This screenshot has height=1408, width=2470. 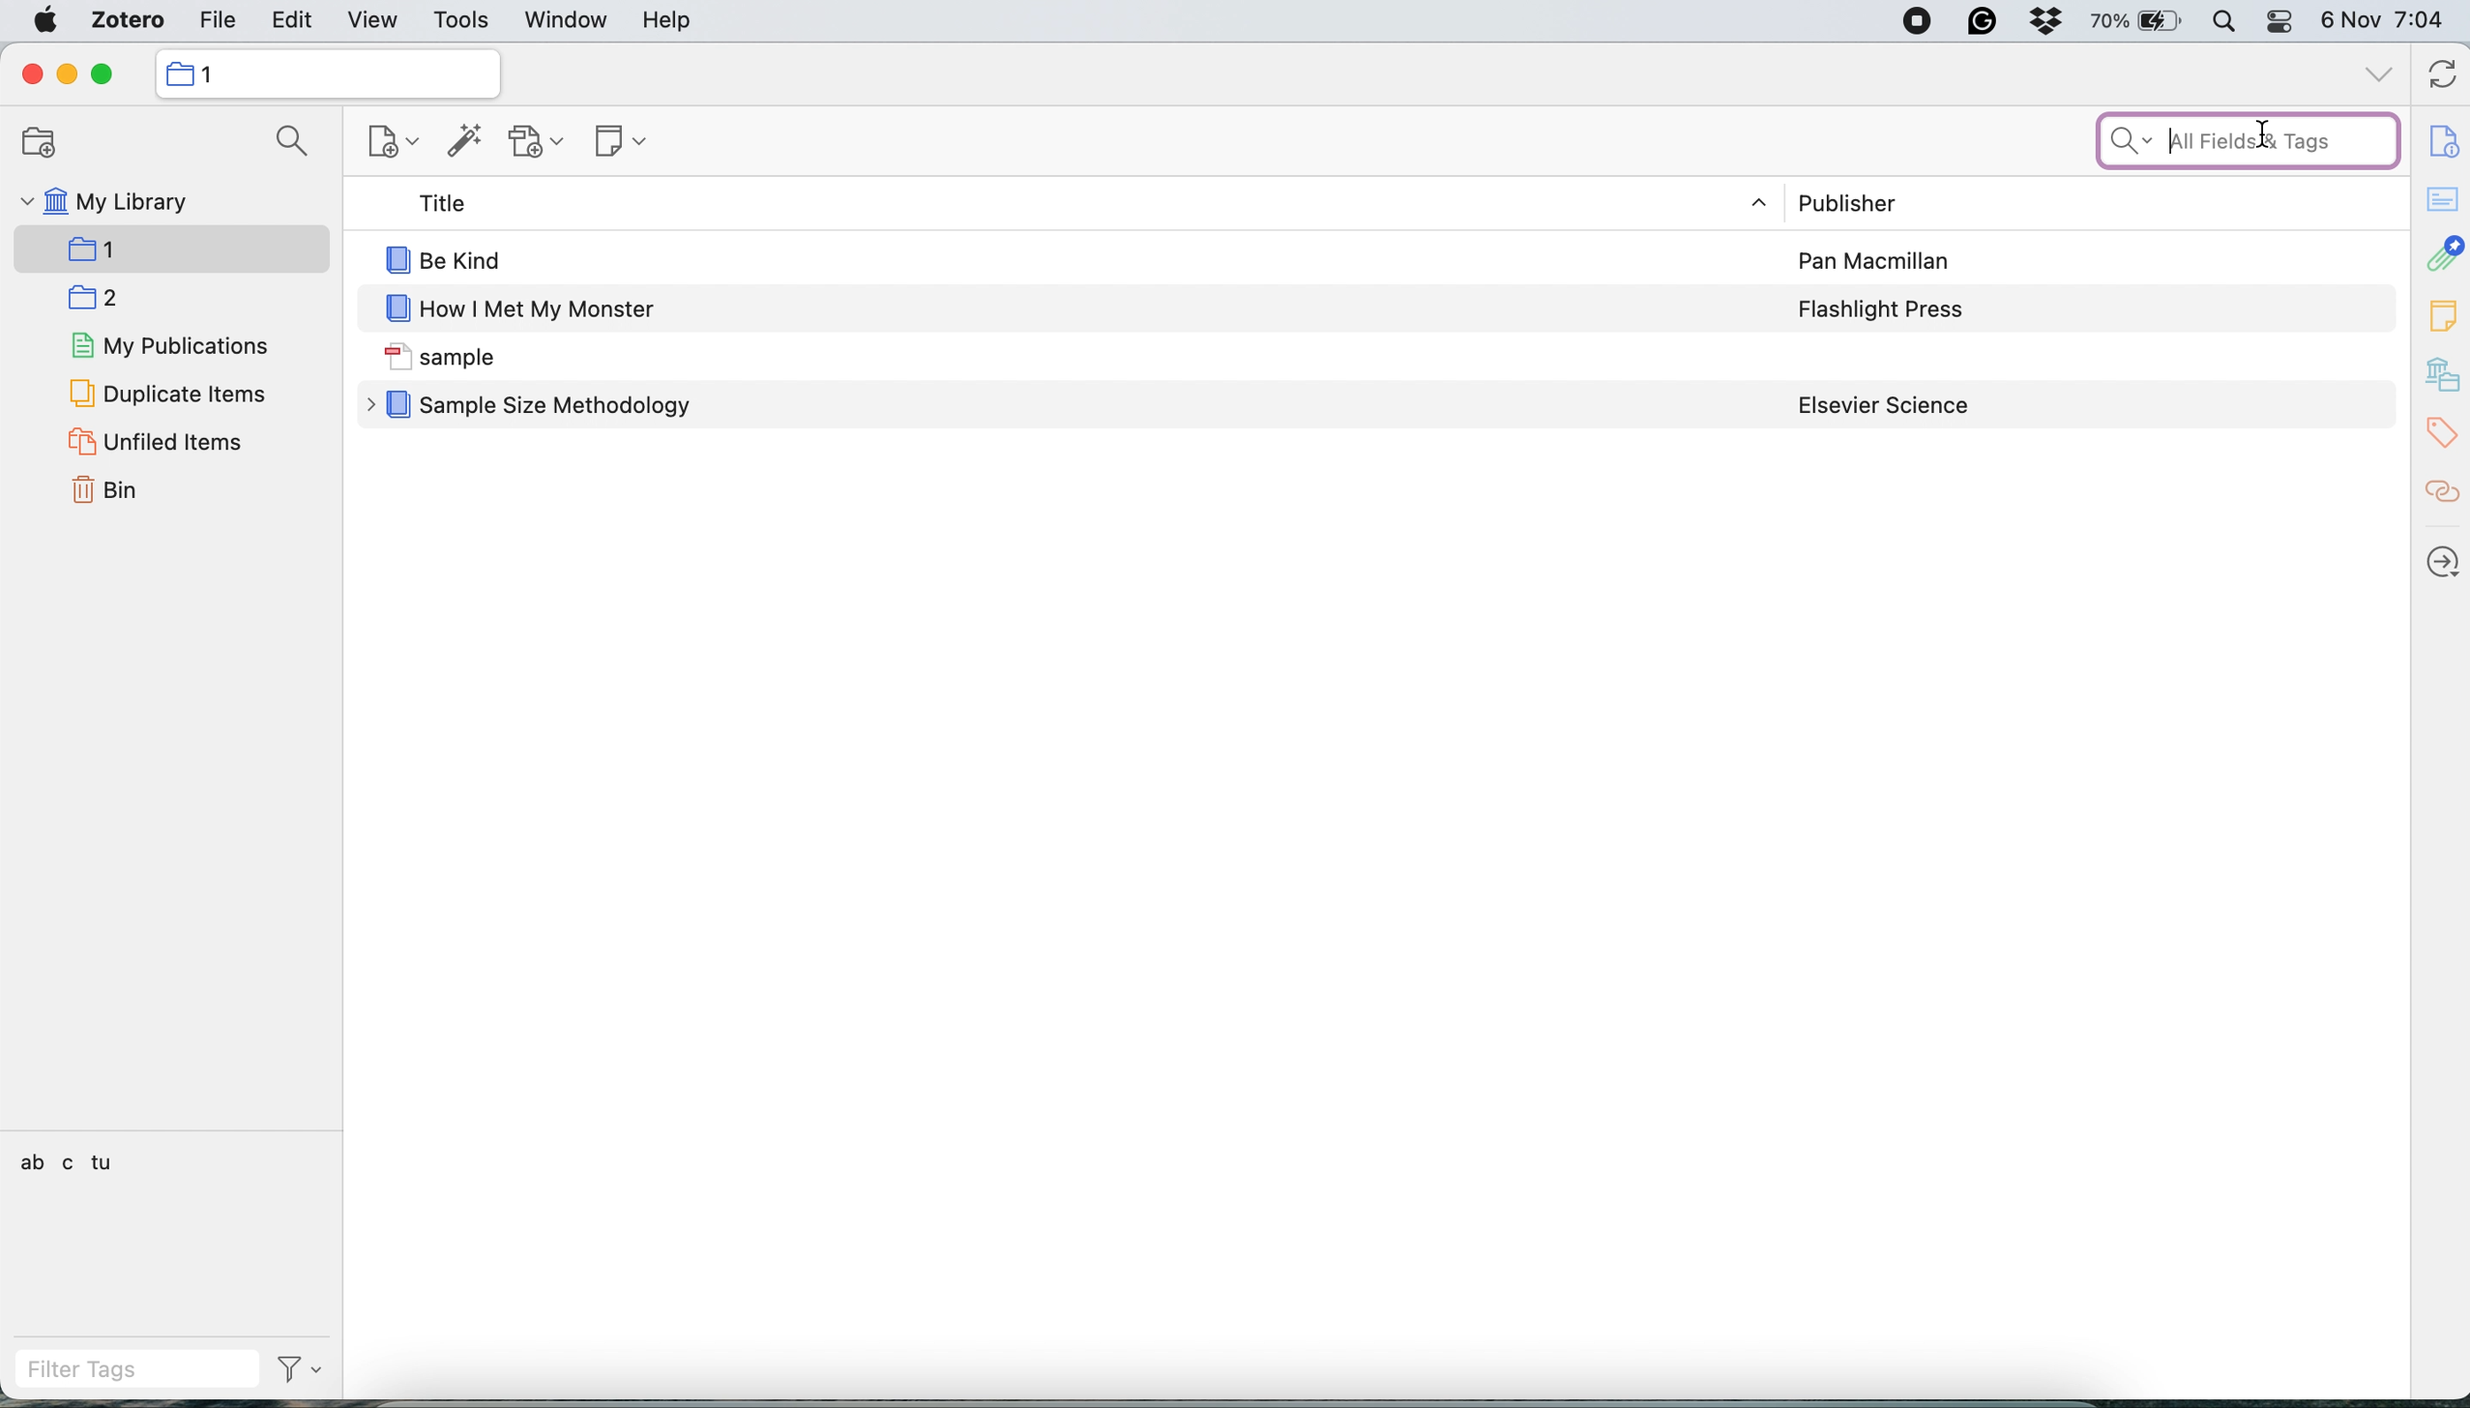 What do you see at coordinates (2285, 21) in the screenshot?
I see `control center` at bounding box center [2285, 21].